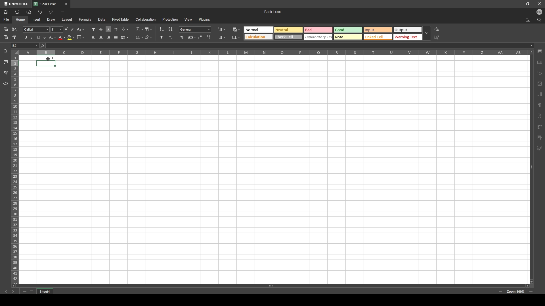  What do you see at coordinates (318, 29) in the screenshot?
I see `Bad` at bounding box center [318, 29].